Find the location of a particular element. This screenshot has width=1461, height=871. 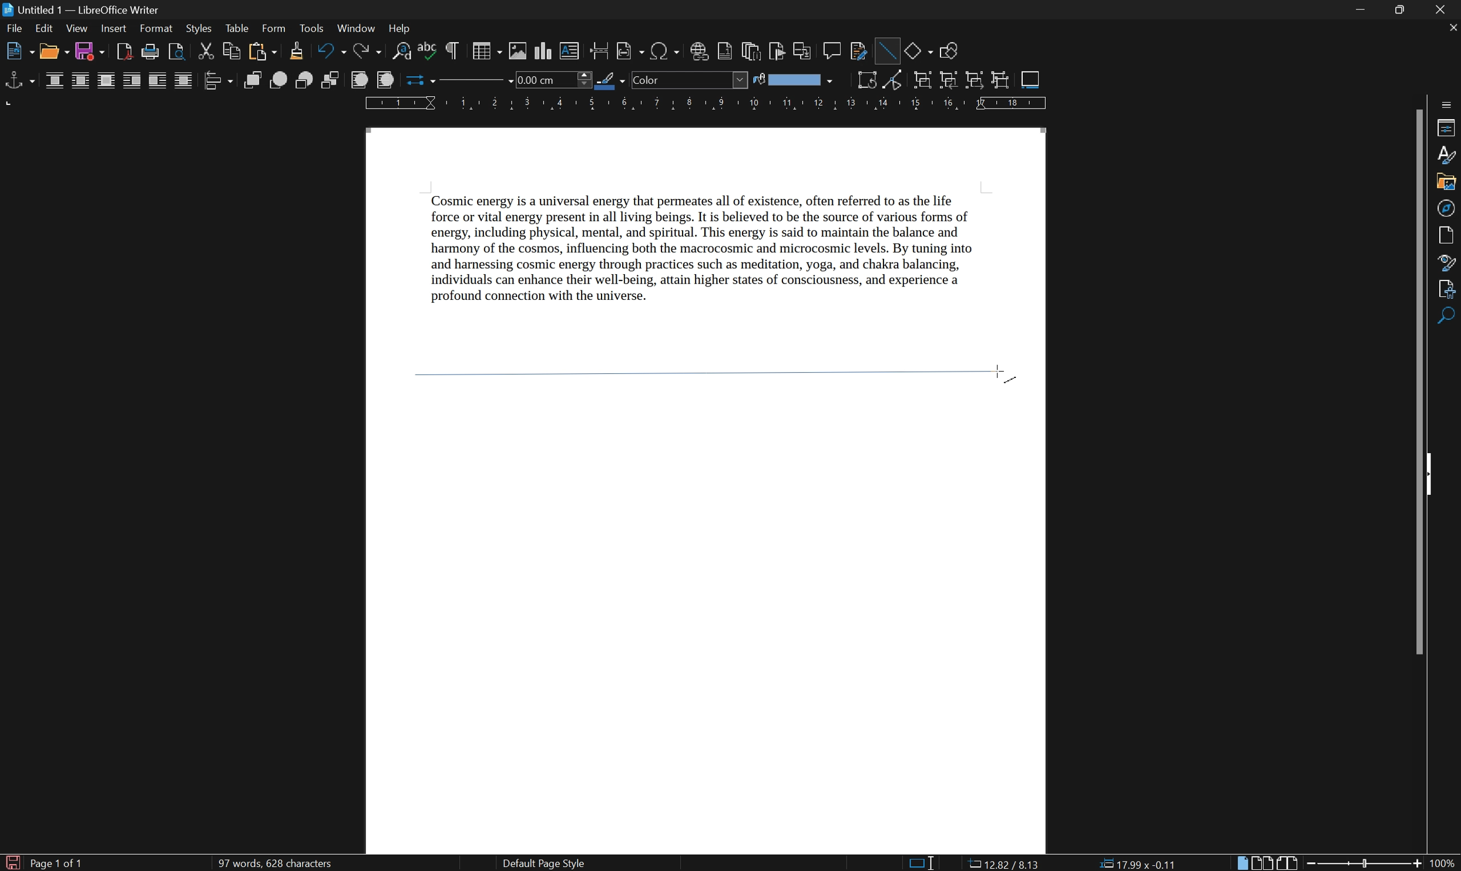

help is located at coordinates (403, 29).